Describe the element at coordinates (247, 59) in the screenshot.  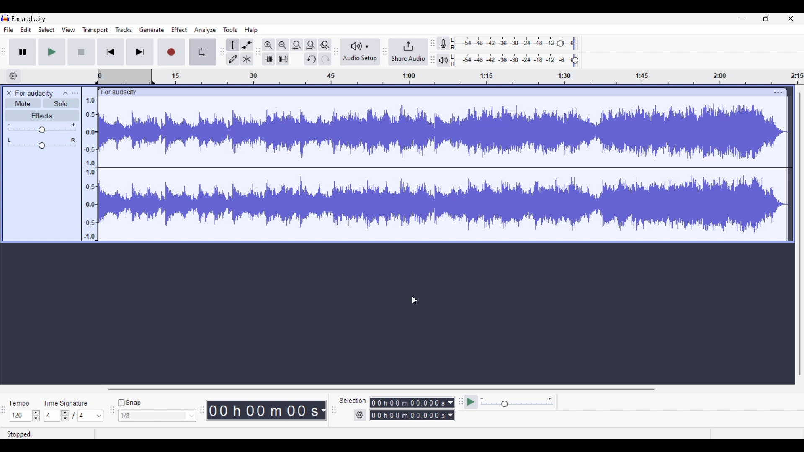
I see `Multi-tool` at that location.